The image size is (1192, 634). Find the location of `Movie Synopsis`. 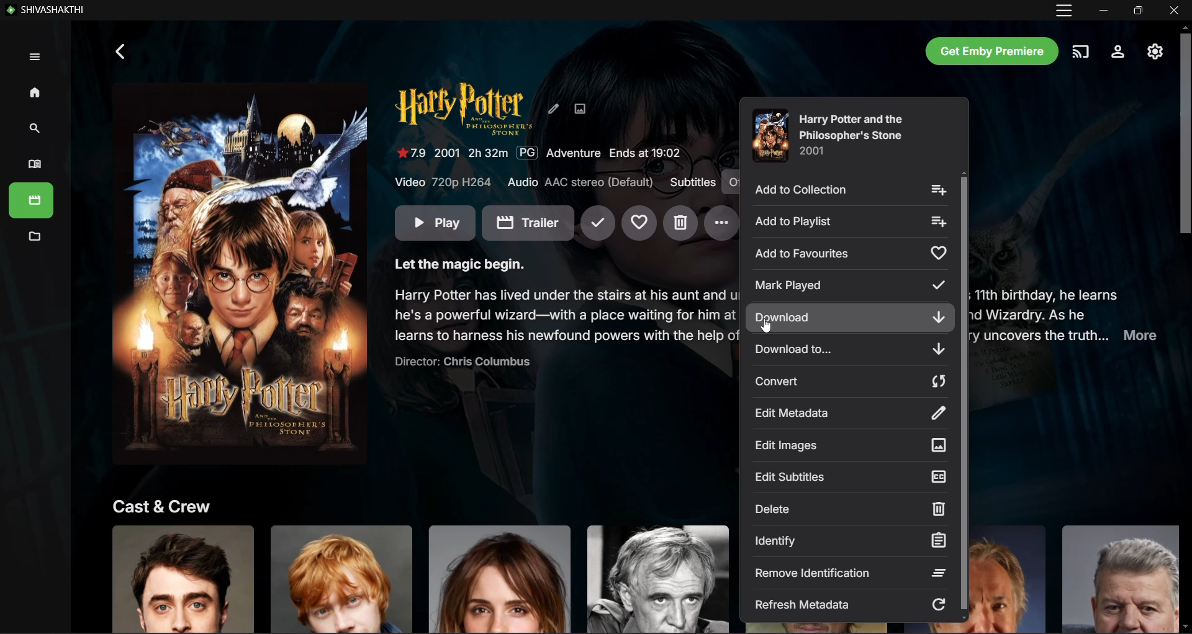

Movie Synopsis is located at coordinates (564, 313).